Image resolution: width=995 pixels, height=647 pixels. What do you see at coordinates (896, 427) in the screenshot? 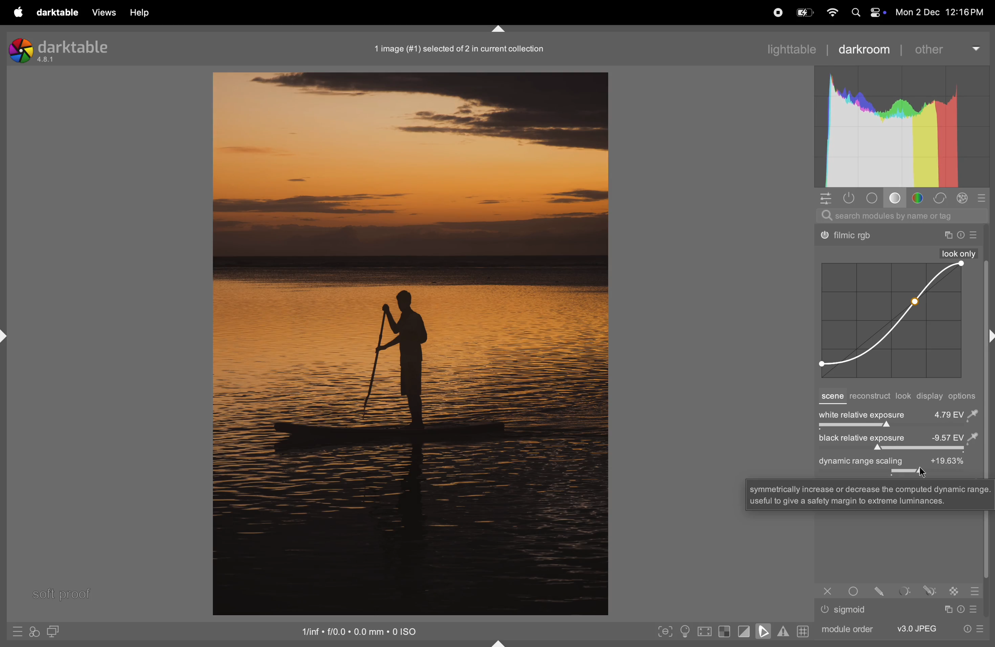
I see `toggle bar` at bounding box center [896, 427].